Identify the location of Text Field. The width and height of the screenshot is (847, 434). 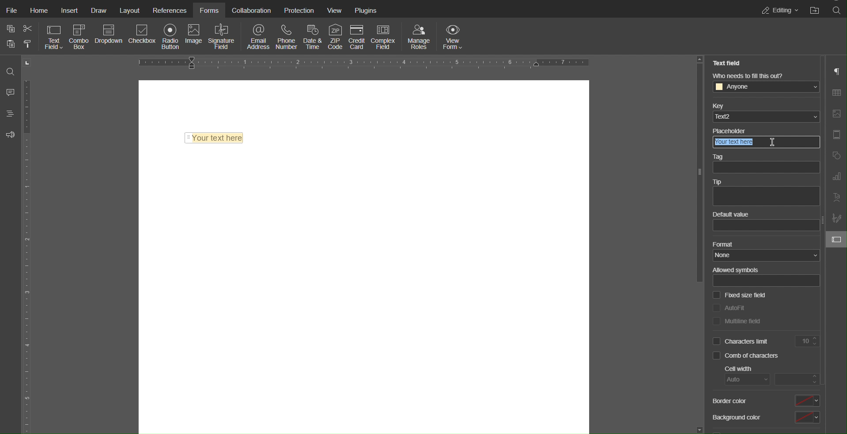
(54, 37).